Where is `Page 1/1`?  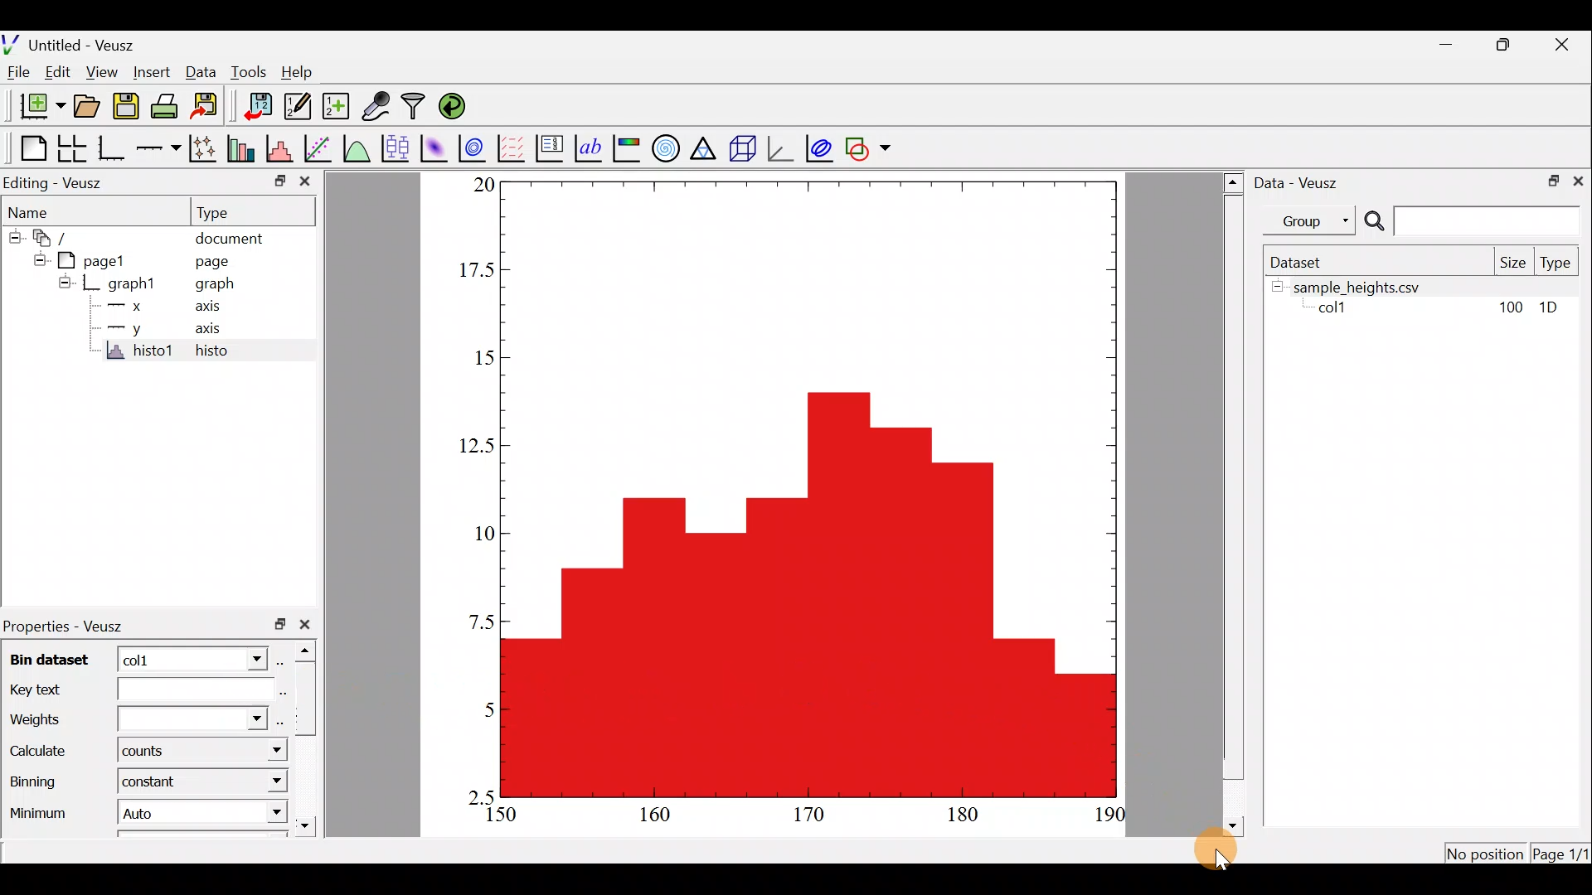
Page 1/1 is located at coordinates (1559, 855).